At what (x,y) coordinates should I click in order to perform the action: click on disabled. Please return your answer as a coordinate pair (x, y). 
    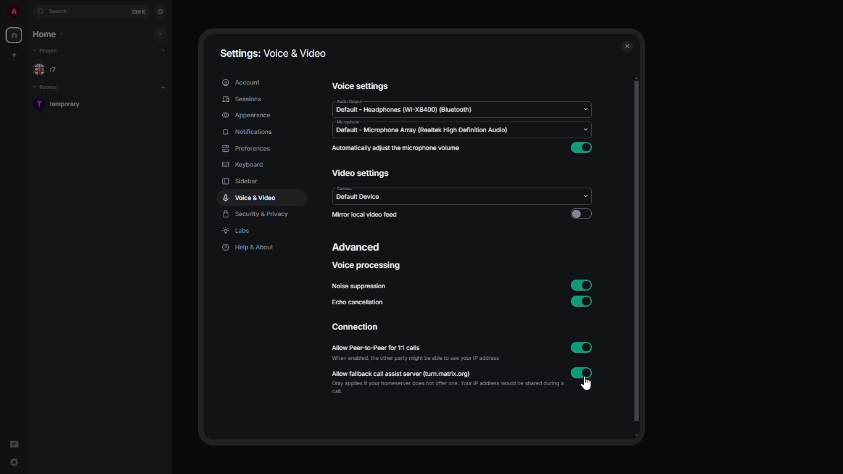
    Looking at the image, I should click on (583, 214).